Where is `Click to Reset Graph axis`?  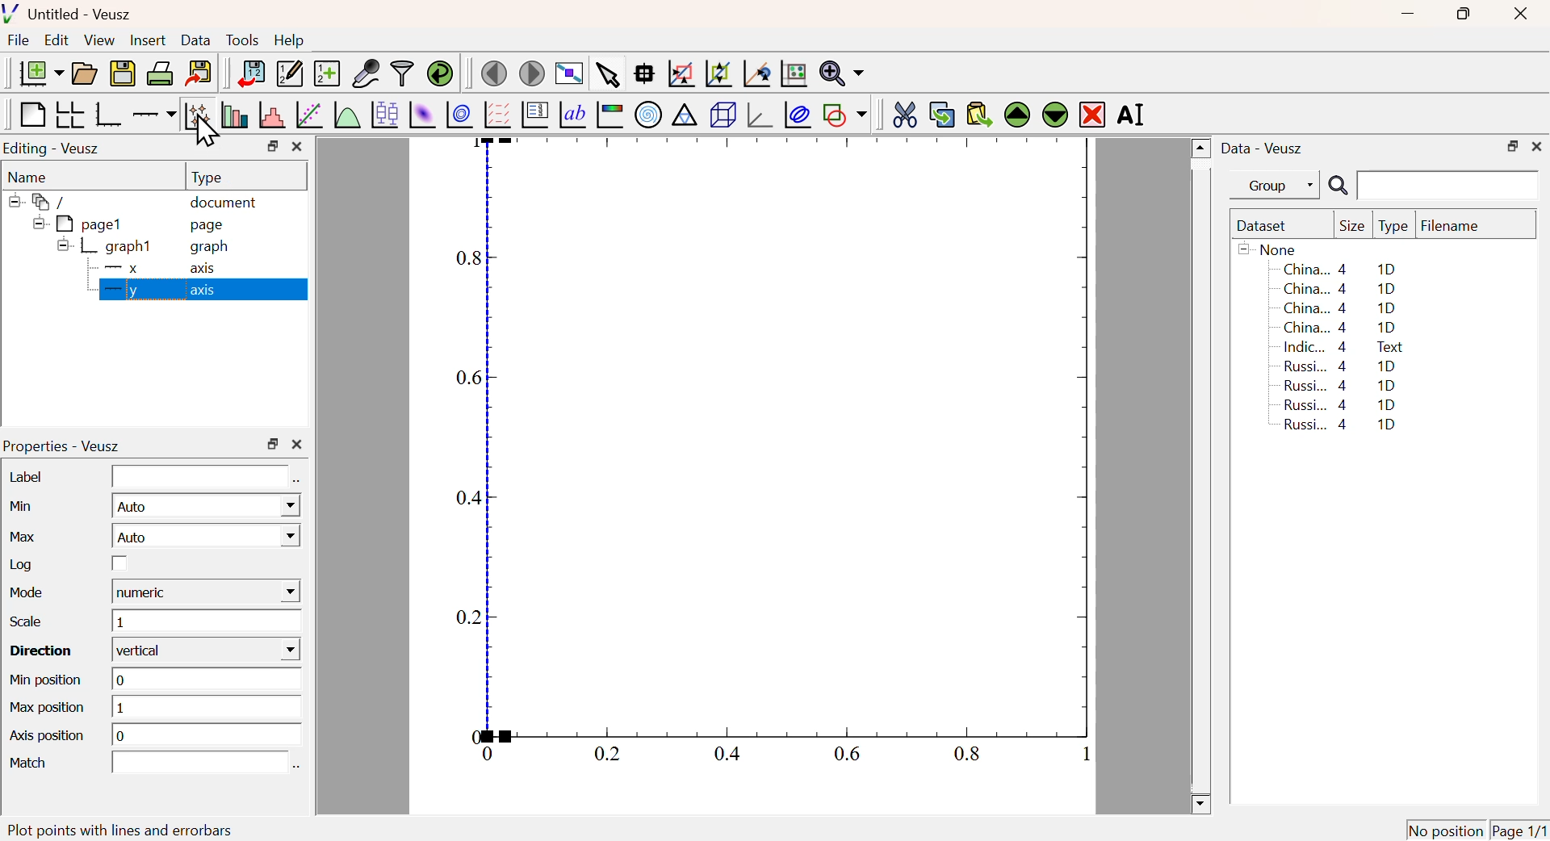 Click to Reset Graph axis is located at coordinates (793, 72).